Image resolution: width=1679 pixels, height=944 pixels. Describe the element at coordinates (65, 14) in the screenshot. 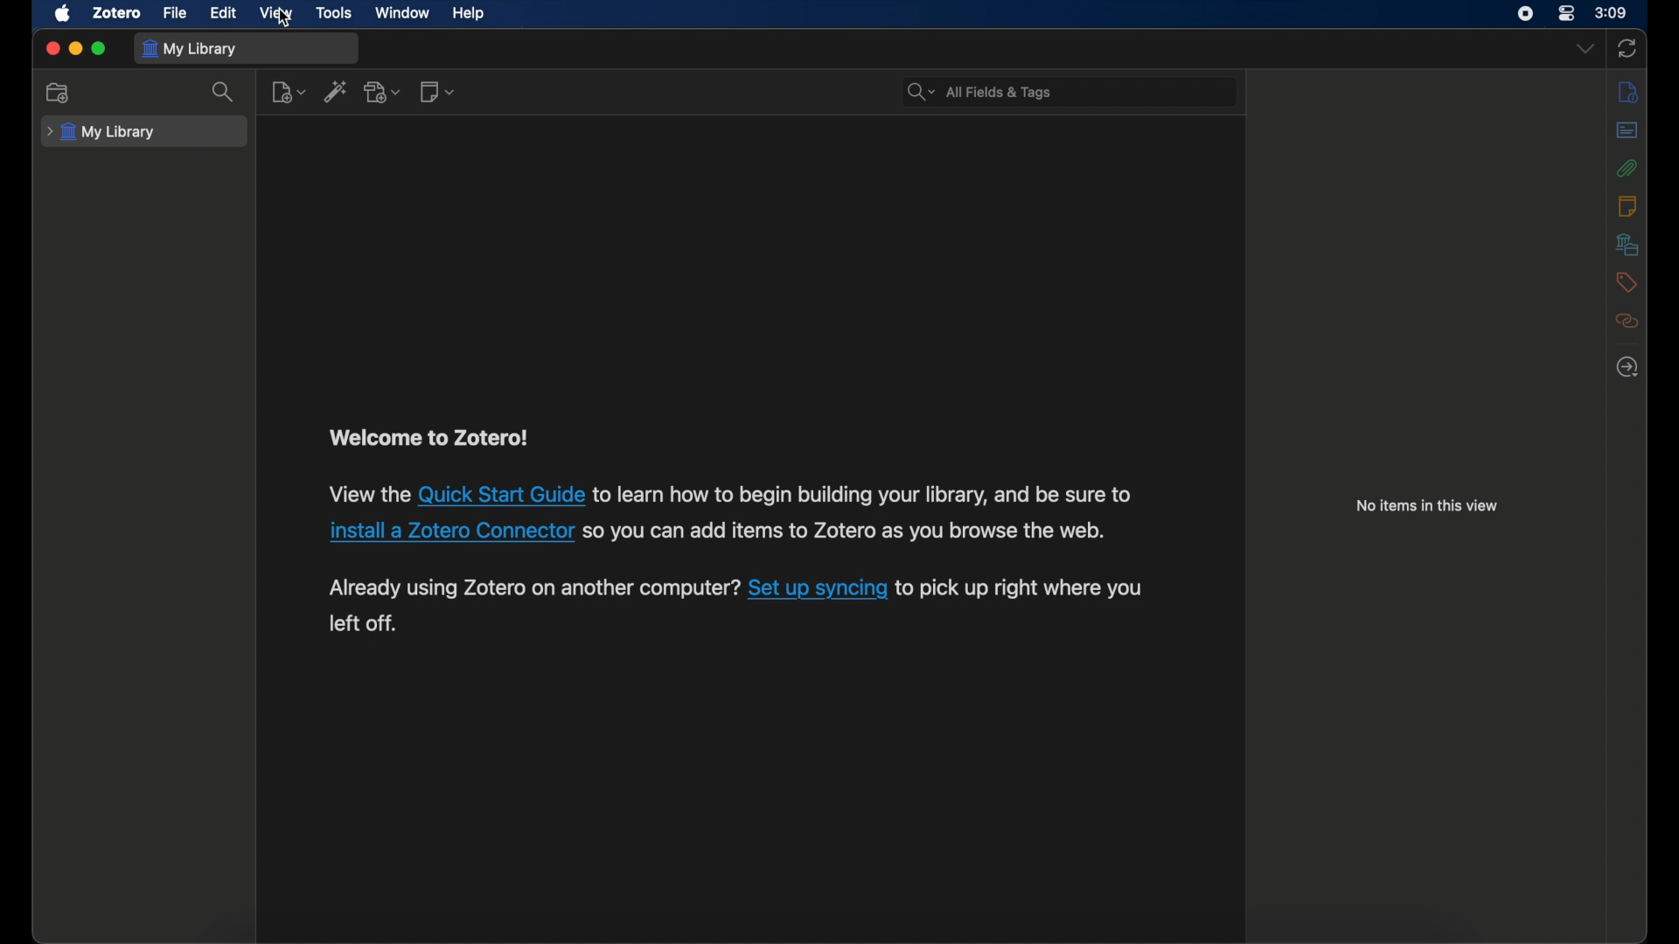

I see `apple icon` at that location.